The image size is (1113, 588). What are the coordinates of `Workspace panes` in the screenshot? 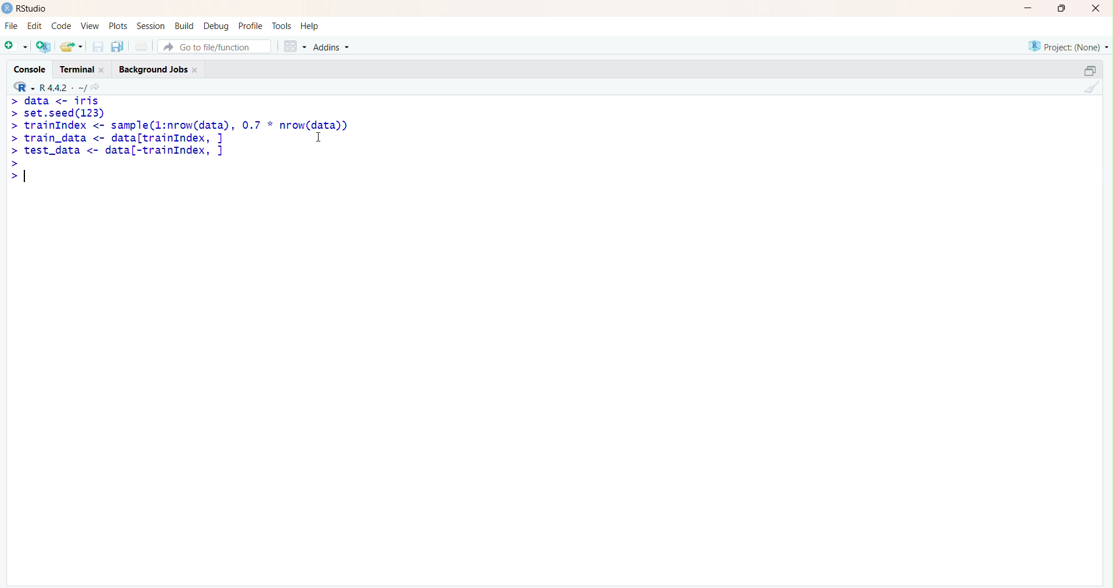 It's located at (292, 45).